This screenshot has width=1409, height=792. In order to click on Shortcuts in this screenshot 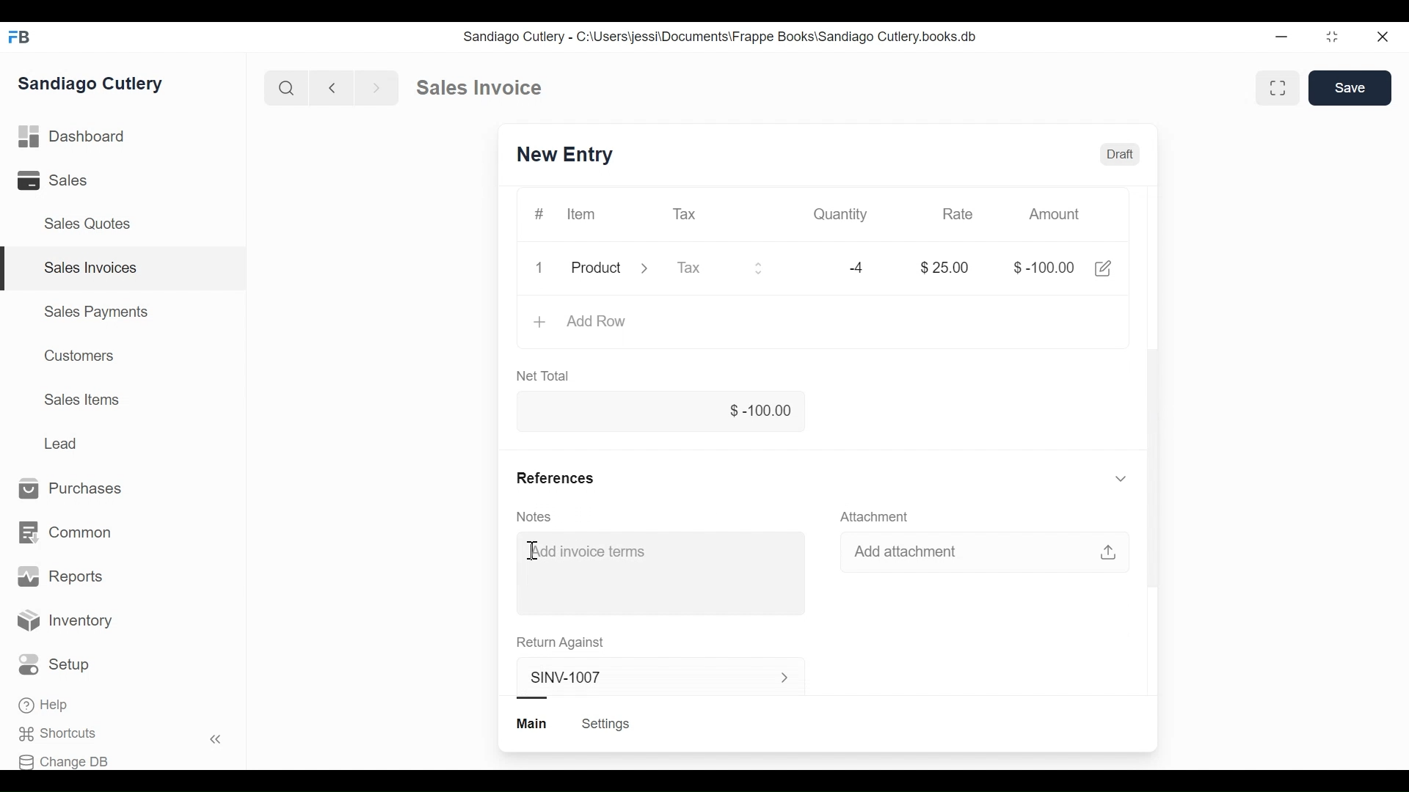, I will do `click(56, 733)`.